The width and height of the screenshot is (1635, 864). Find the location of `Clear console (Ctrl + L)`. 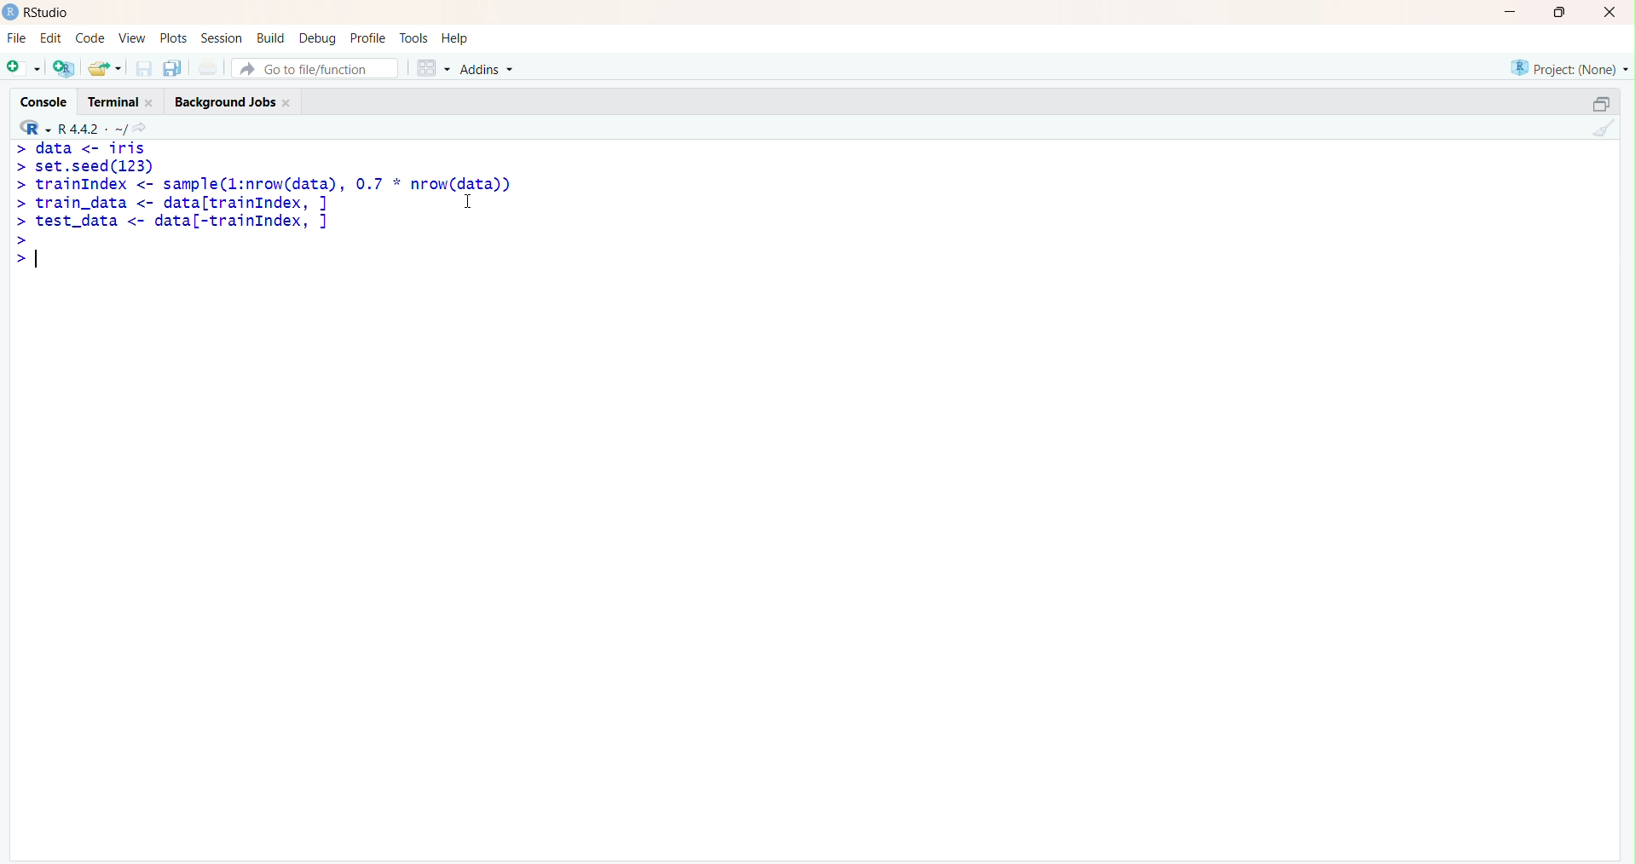

Clear console (Ctrl + L) is located at coordinates (1602, 130).